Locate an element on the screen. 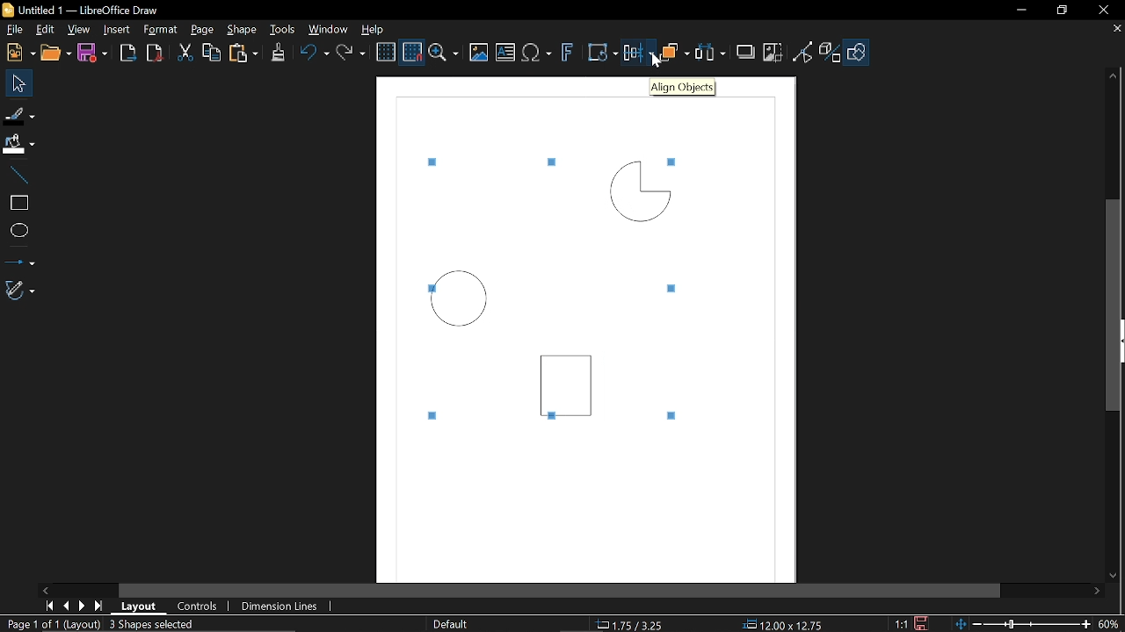 The image size is (1125, 632). Tiny squares sound selected objects is located at coordinates (552, 419).